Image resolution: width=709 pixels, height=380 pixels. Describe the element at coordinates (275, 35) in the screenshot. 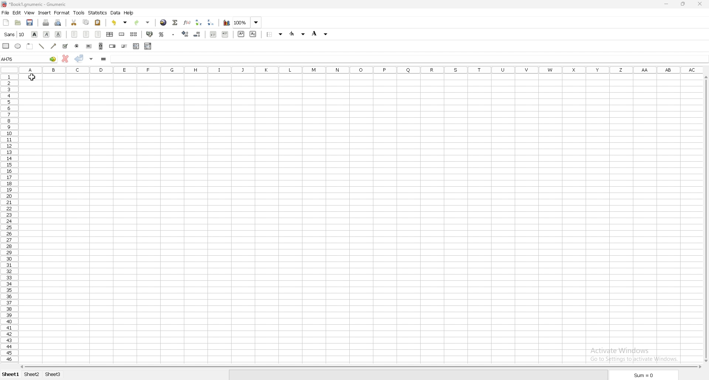

I see `border` at that location.